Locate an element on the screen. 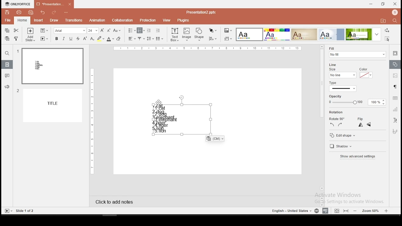 The height and width of the screenshot is (226, 402). line type is located at coordinates (343, 89).